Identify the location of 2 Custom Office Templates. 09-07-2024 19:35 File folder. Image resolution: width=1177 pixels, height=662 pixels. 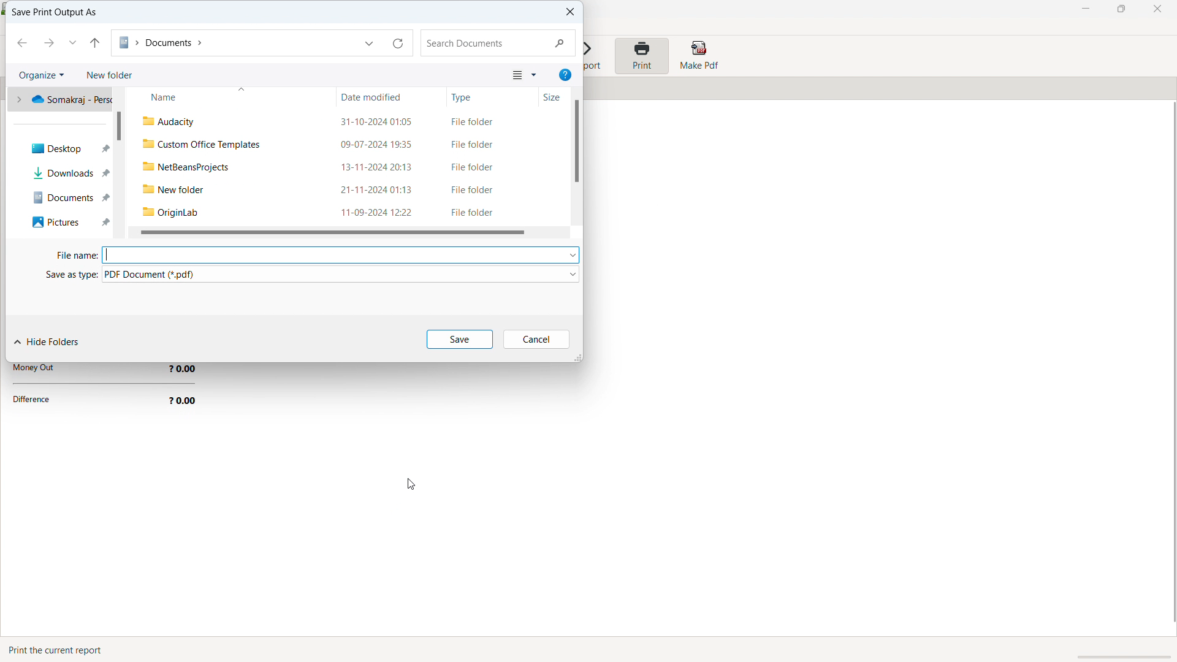
(342, 145).